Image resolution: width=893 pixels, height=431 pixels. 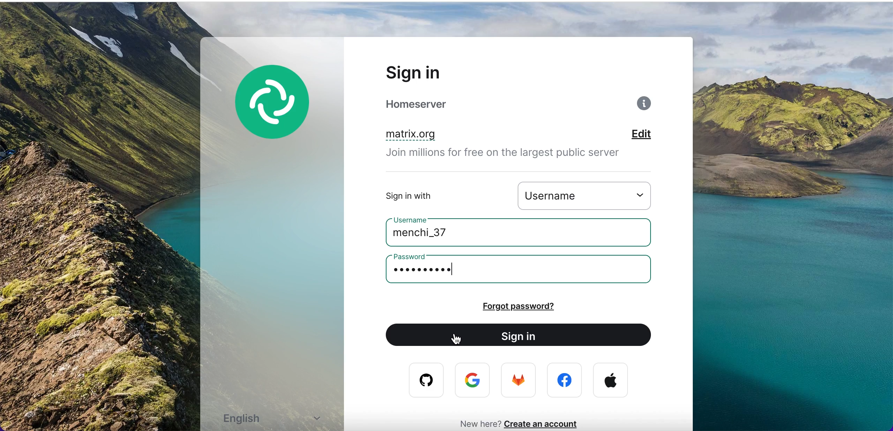 I want to click on sign in with, so click(x=430, y=196).